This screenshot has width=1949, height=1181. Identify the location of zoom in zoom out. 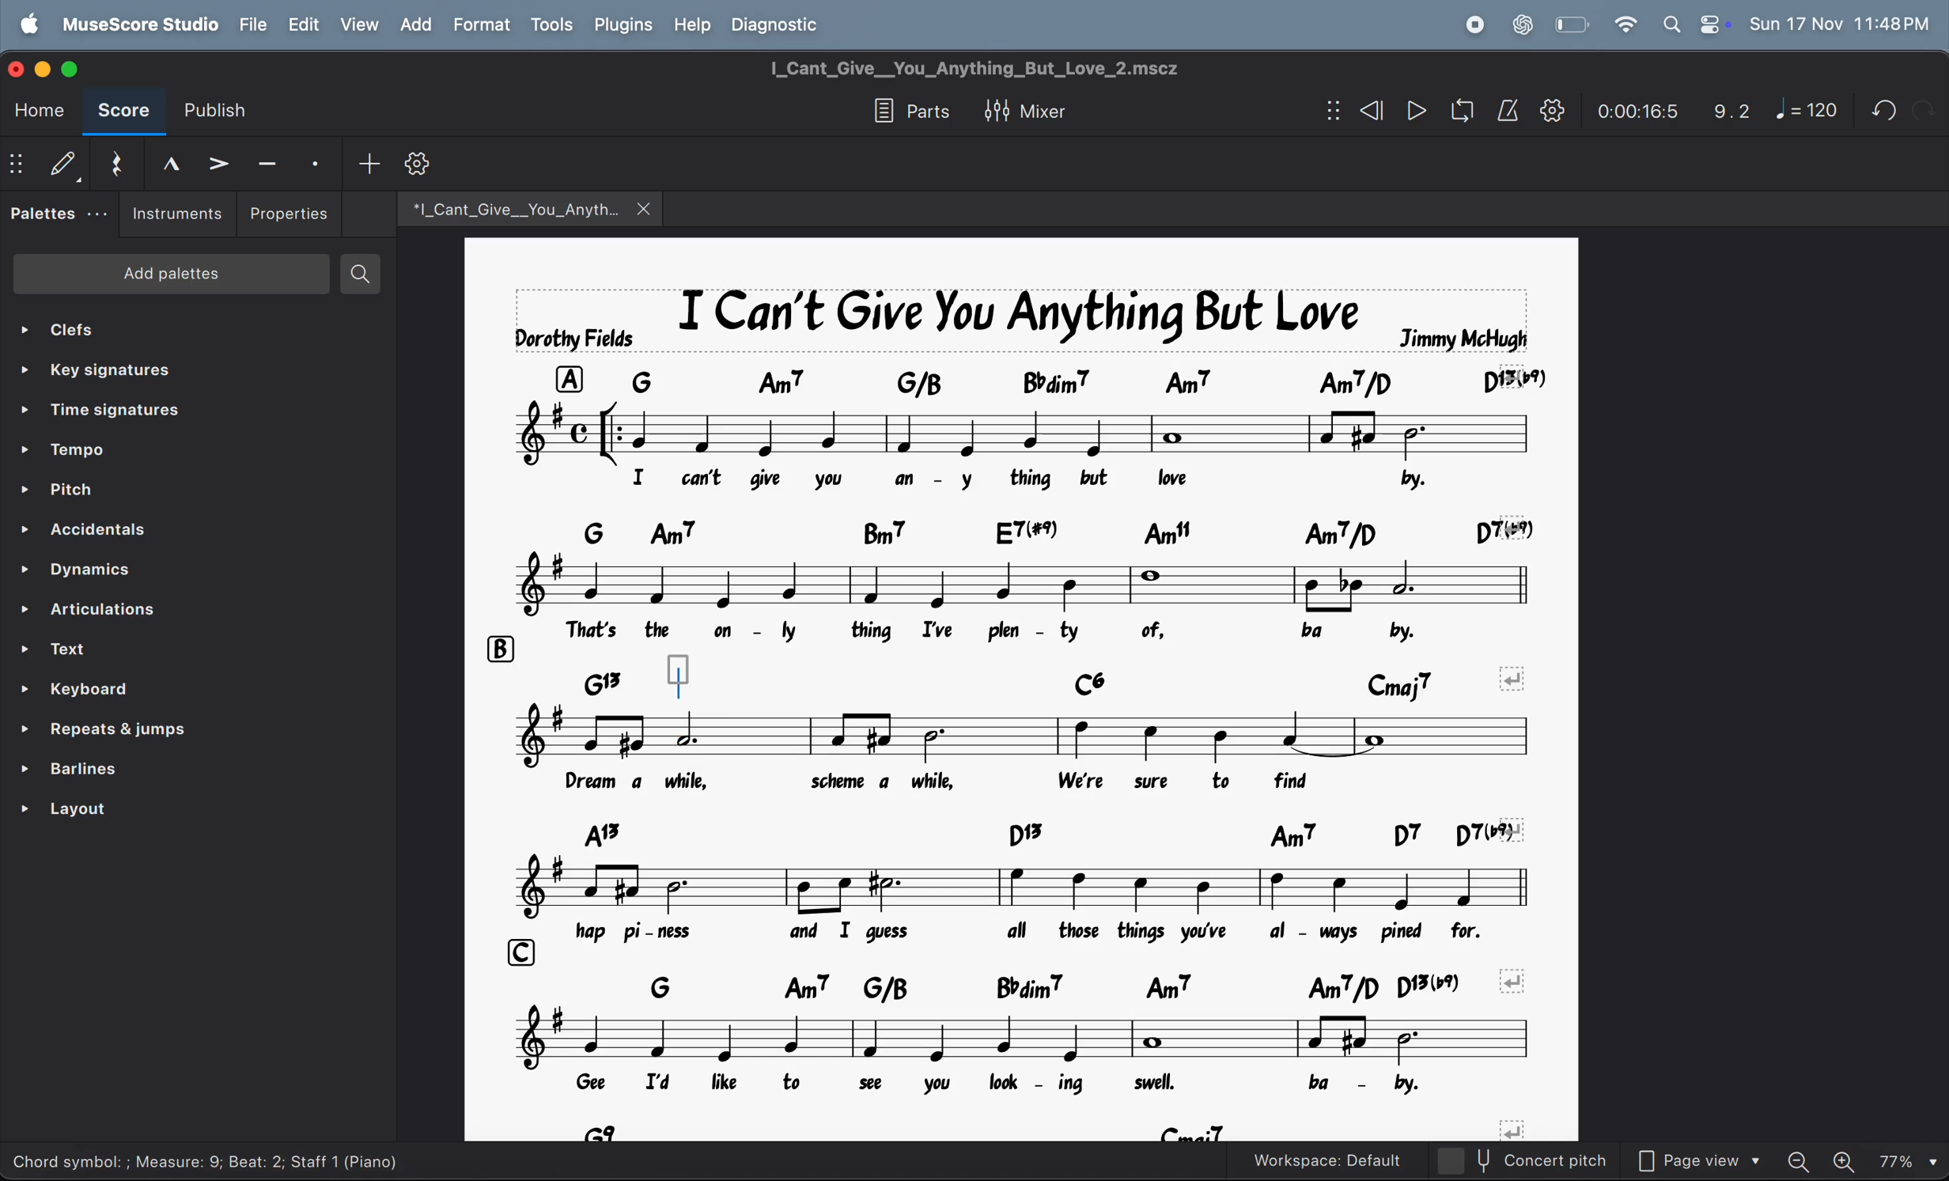
(1860, 1161).